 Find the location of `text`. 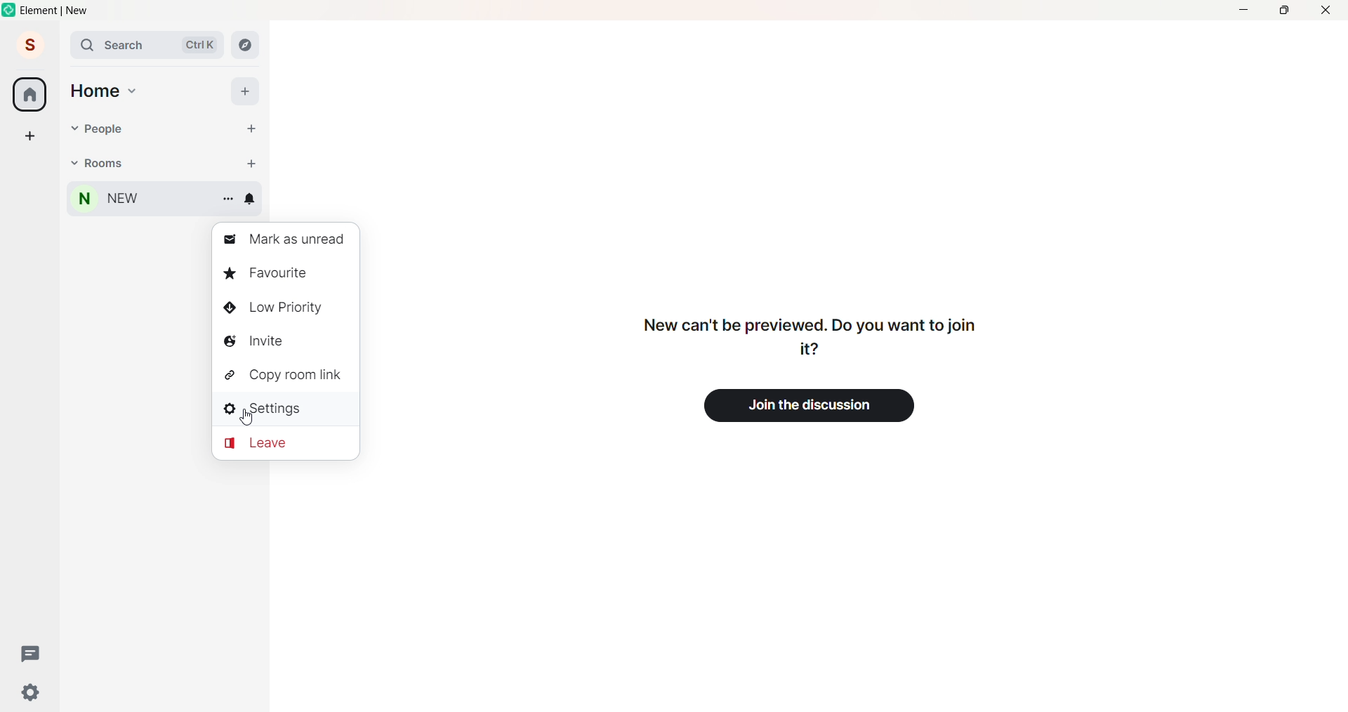

text is located at coordinates (814, 336).